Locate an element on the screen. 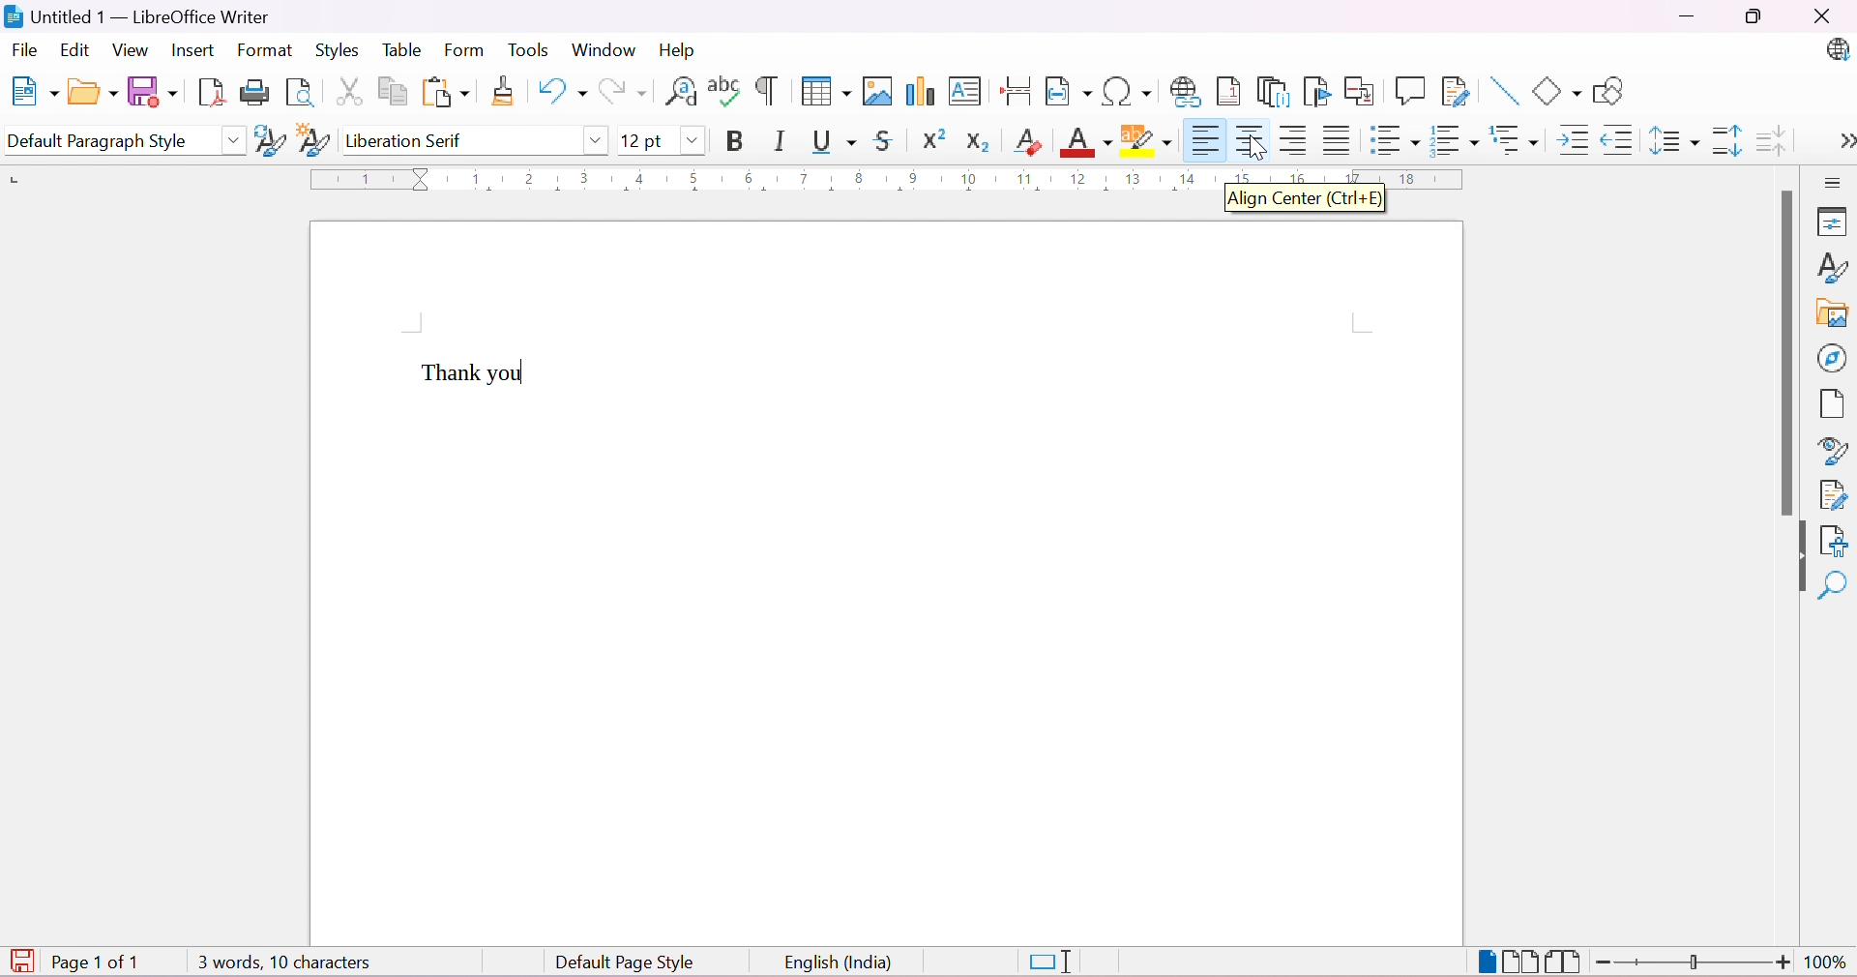 The height and width of the screenshot is (977, 1857). Increase Indent is located at coordinates (1570, 139).